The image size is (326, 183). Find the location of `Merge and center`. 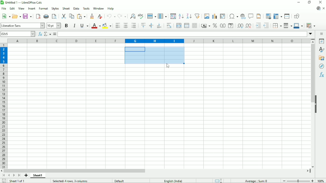

Merge and center is located at coordinates (179, 26).